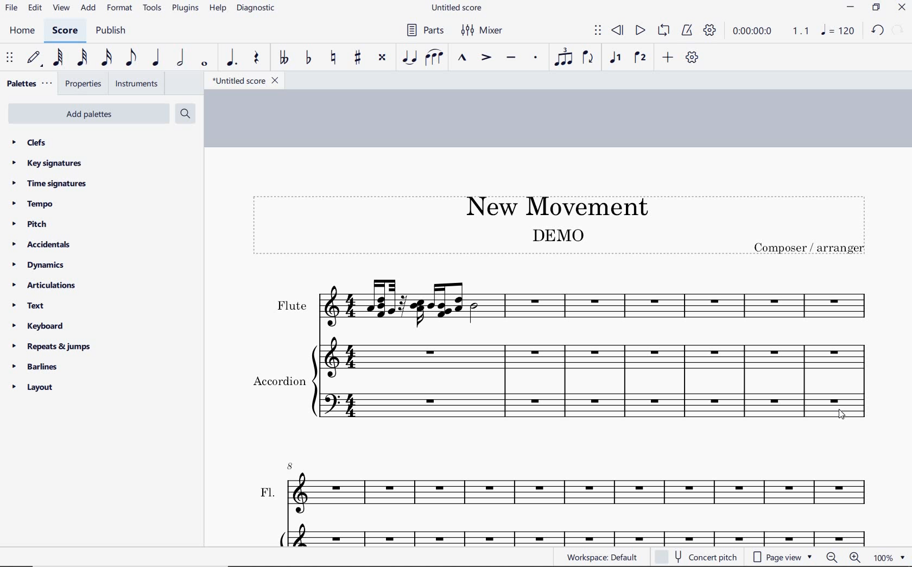 Image resolution: width=912 pixels, height=567 pixels. I want to click on Instrument: Accordion, so click(596, 381).